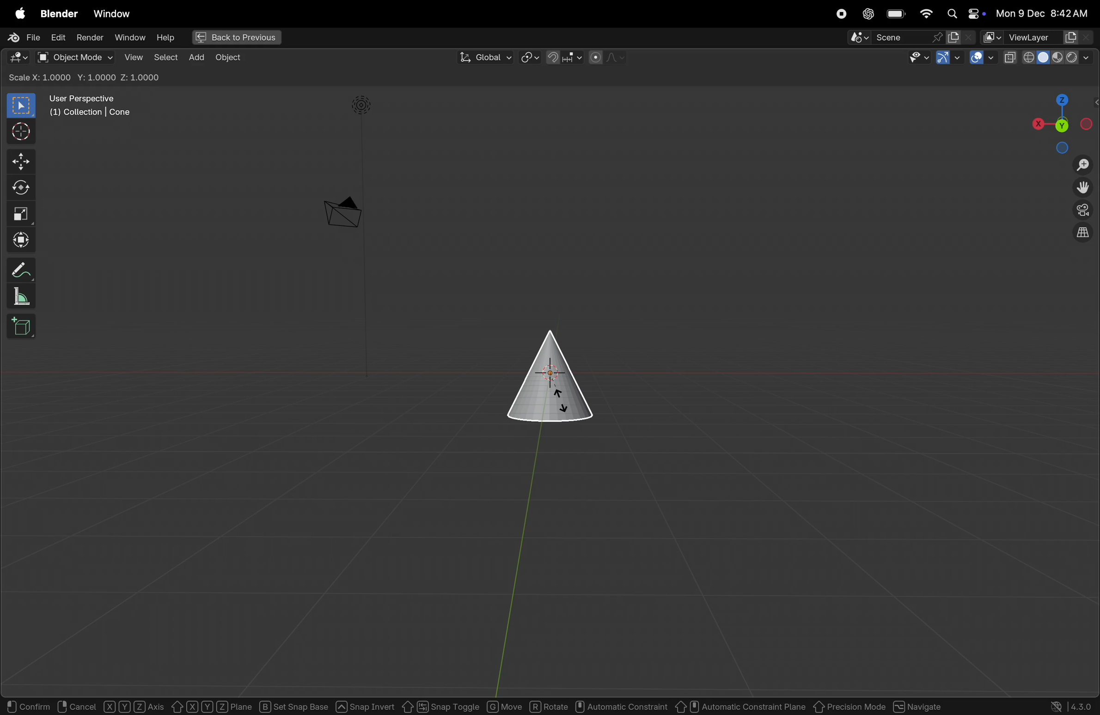 The width and height of the screenshot is (1100, 715). Describe the element at coordinates (848, 706) in the screenshot. I see `Previous mode` at that location.